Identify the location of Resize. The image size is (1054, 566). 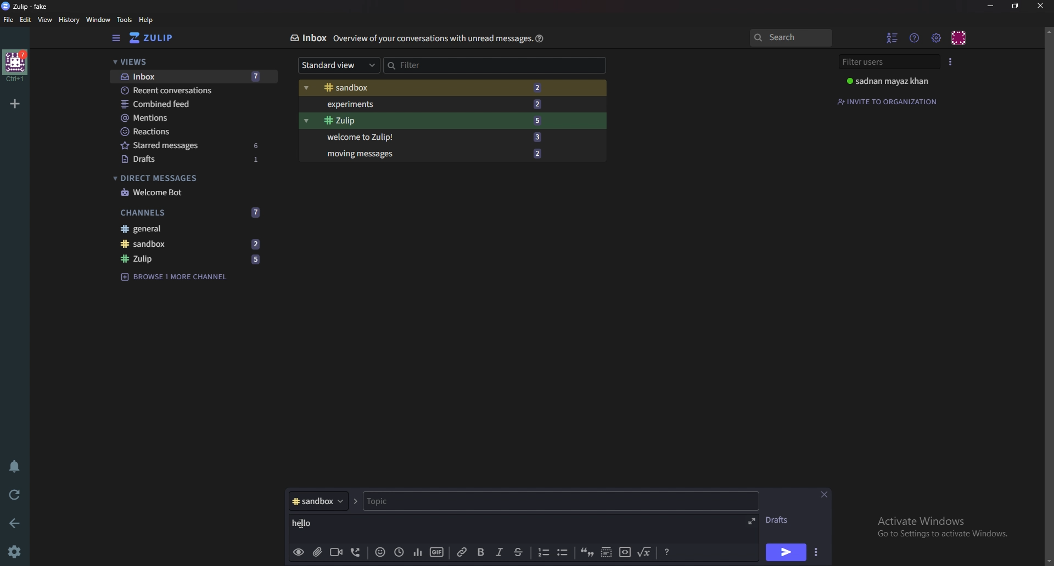
(1014, 5).